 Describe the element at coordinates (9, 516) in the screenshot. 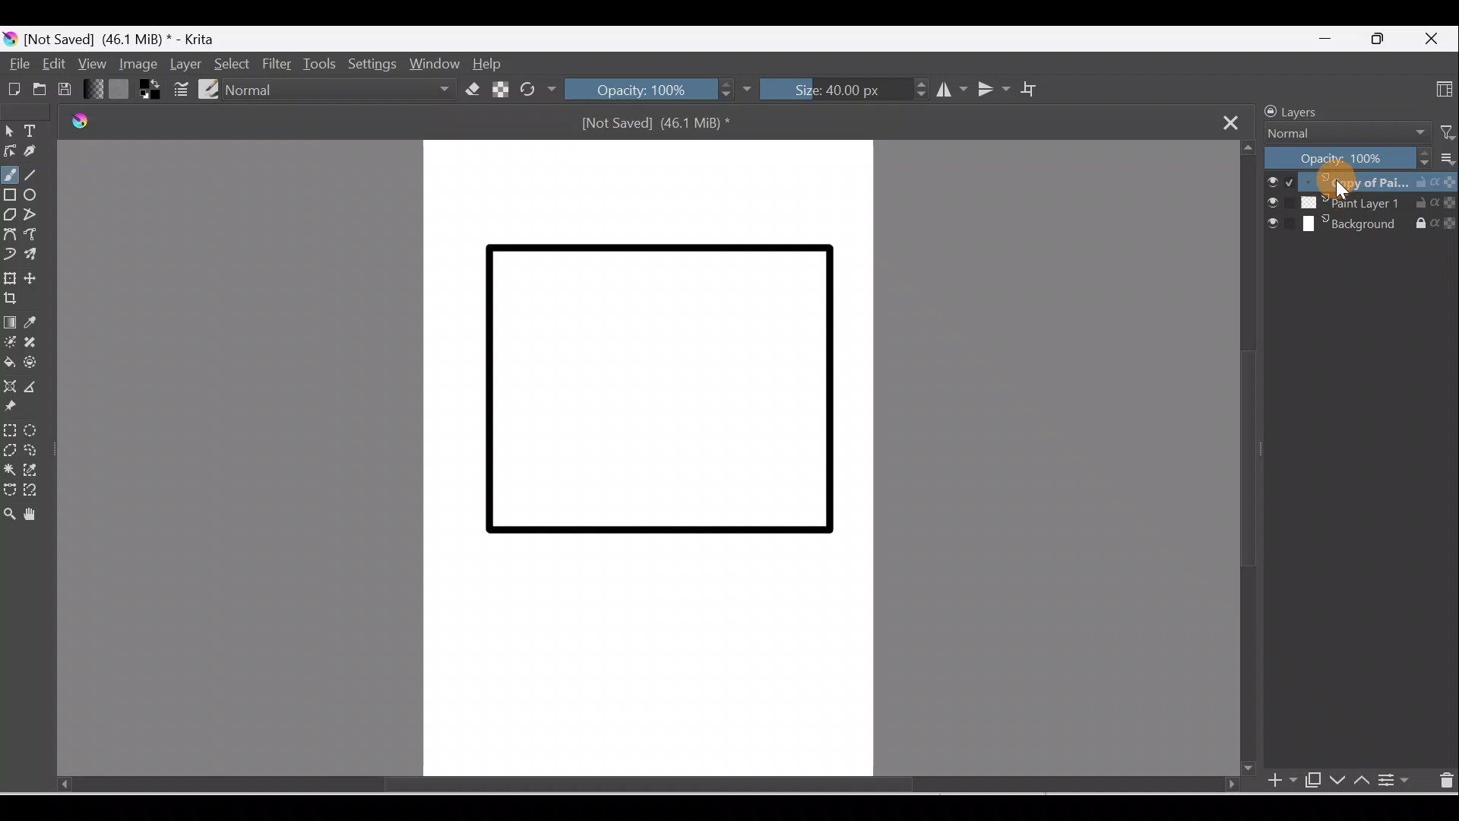

I see `Zoom tool` at that location.